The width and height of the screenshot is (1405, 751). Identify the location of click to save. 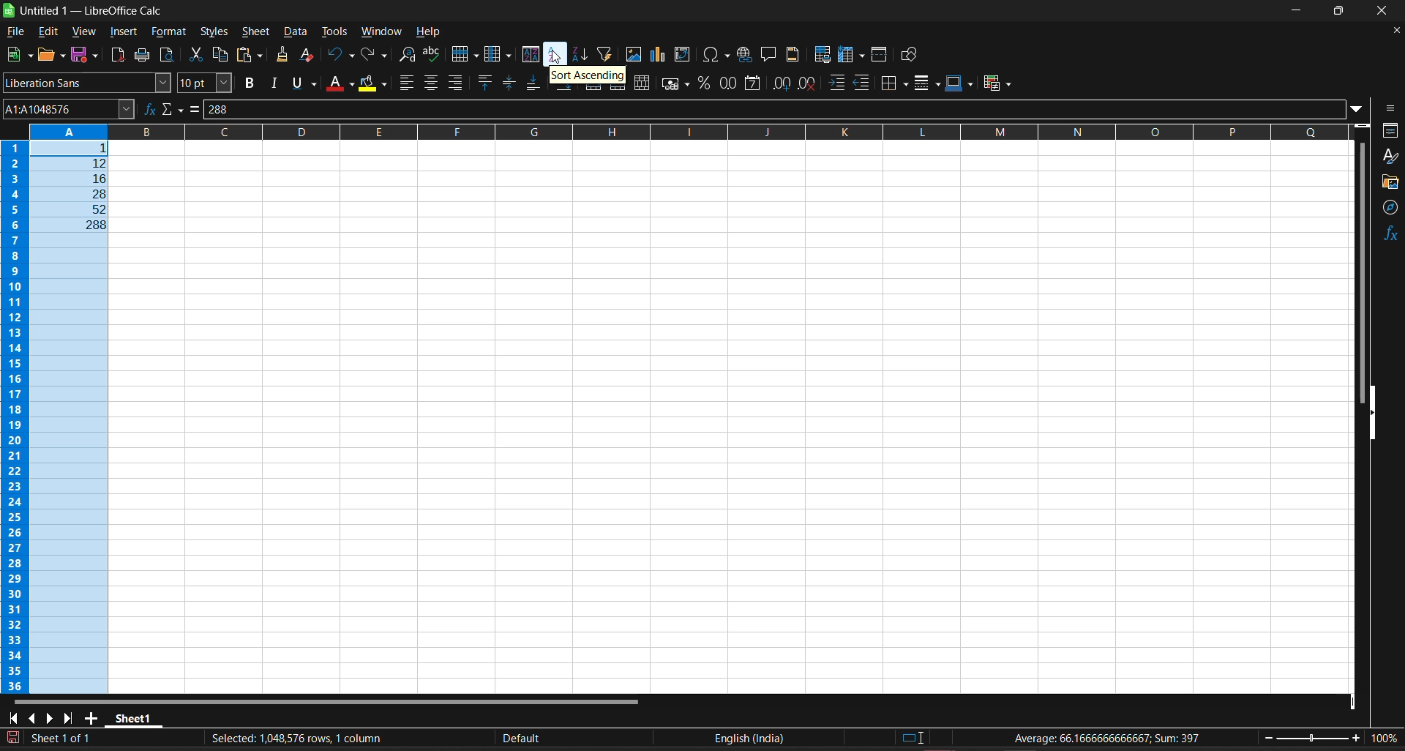
(16, 737).